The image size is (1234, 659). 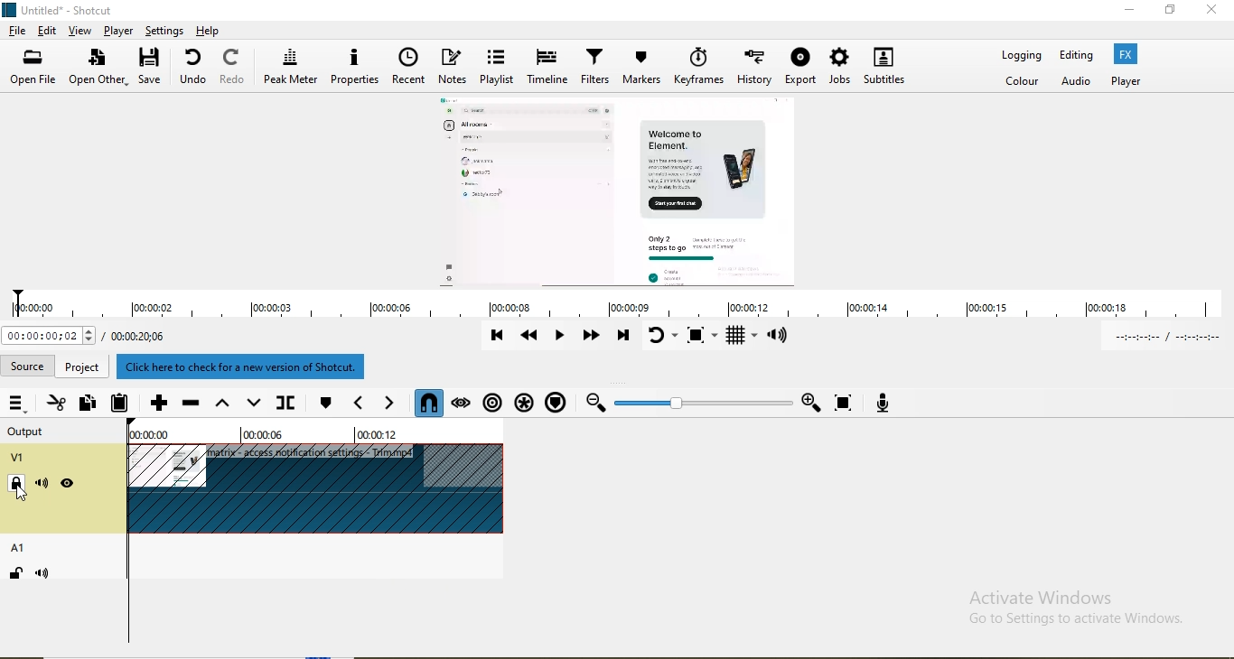 I want to click on Audio, so click(x=1073, y=81).